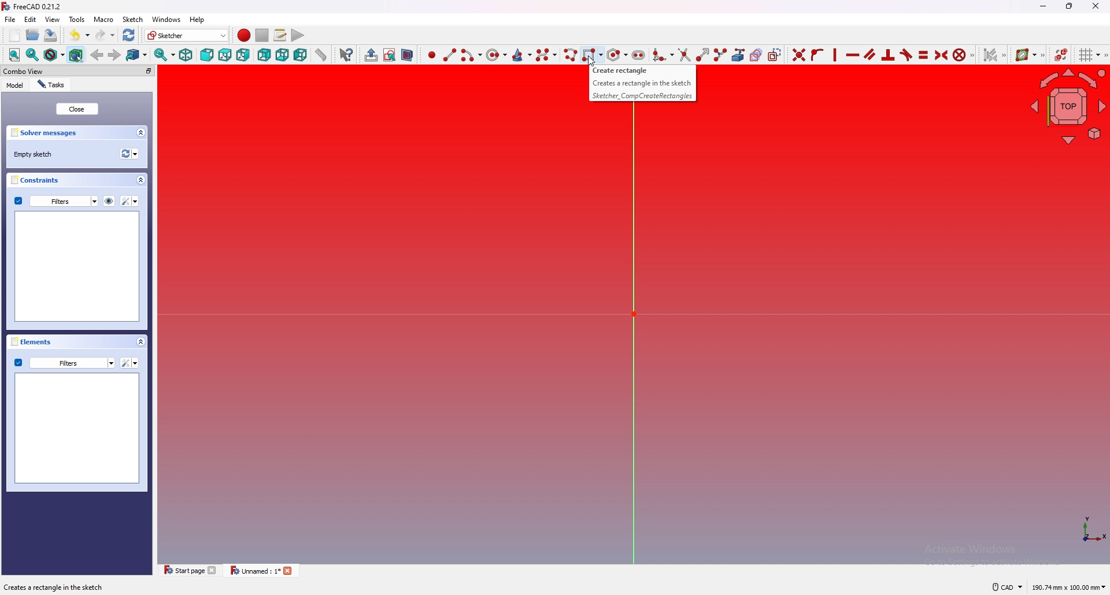 This screenshot has height=595, width=1110. I want to click on create rectangle, so click(593, 54).